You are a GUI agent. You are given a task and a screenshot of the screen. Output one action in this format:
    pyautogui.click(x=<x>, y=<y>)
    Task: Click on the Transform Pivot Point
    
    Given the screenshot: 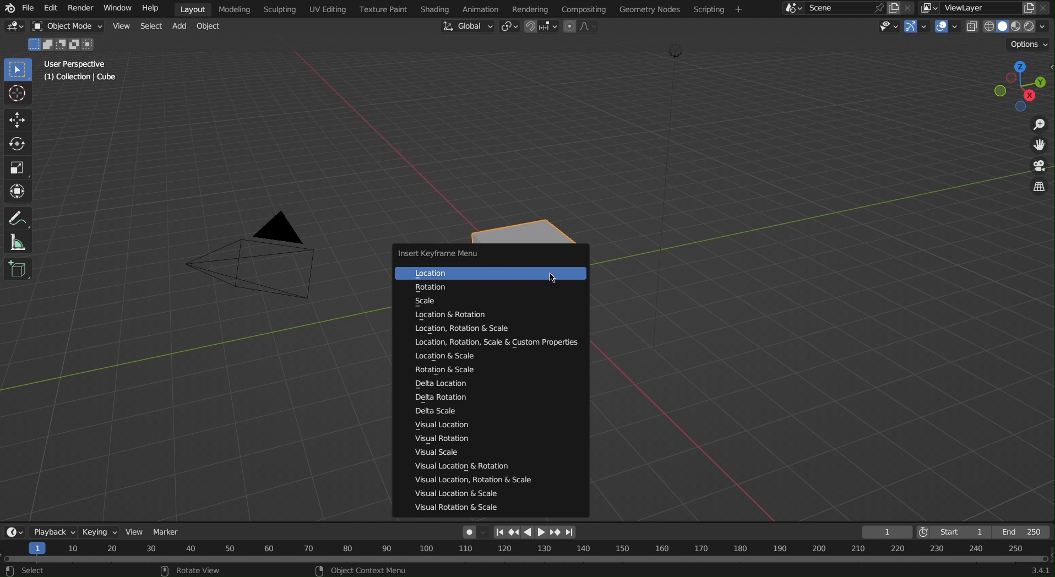 What is the action you would take?
    pyautogui.click(x=510, y=28)
    